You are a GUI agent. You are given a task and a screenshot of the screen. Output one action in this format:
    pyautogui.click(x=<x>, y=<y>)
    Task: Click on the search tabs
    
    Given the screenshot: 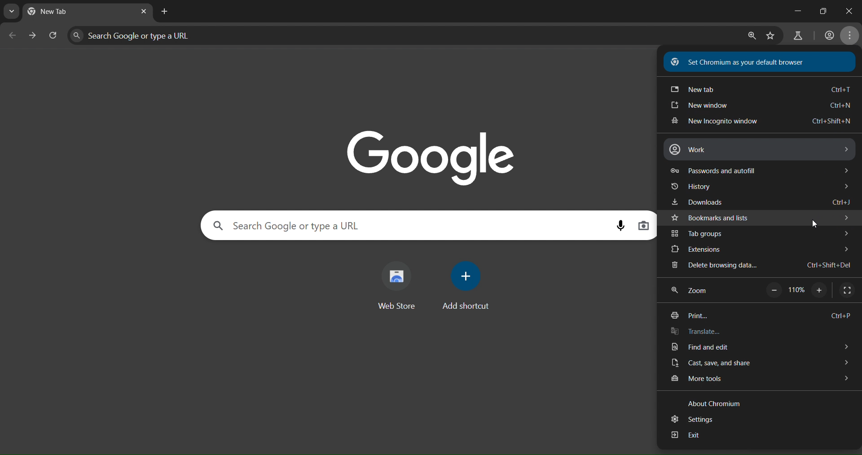 What is the action you would take?
    pyautogui.click(x=12, y=11)
    